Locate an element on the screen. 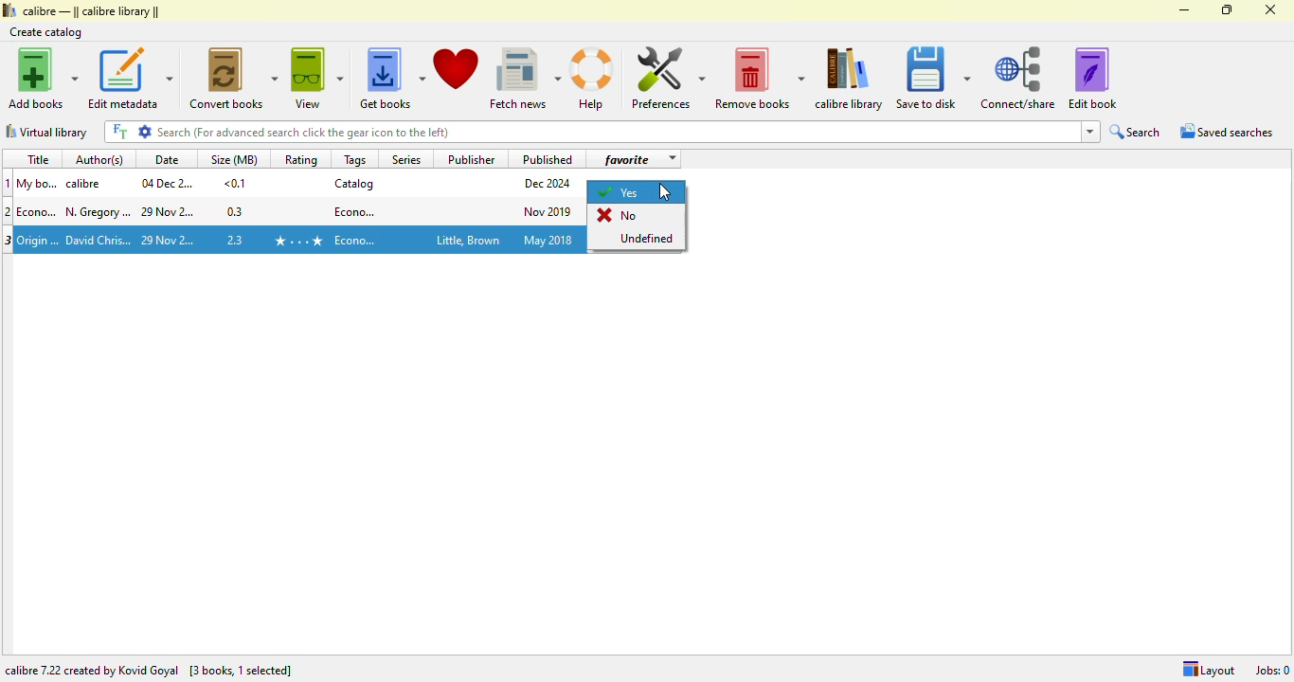 Image resolution: width=1294 pixels, height=682 pixels. save to disk is located at coordinates (933, 79).